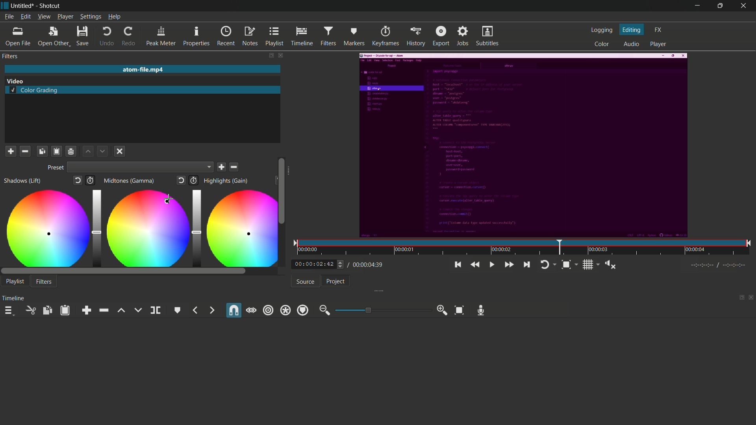 This screenshot has height=425, width=756. What do you see at coordinates (487, 36) in the screenshot?
I see `subtitles` at bounding box center [487, 36].